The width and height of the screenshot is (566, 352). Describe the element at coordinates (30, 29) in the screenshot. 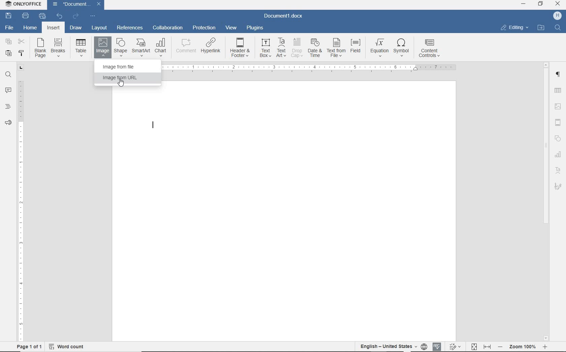

I see `home` at that location.